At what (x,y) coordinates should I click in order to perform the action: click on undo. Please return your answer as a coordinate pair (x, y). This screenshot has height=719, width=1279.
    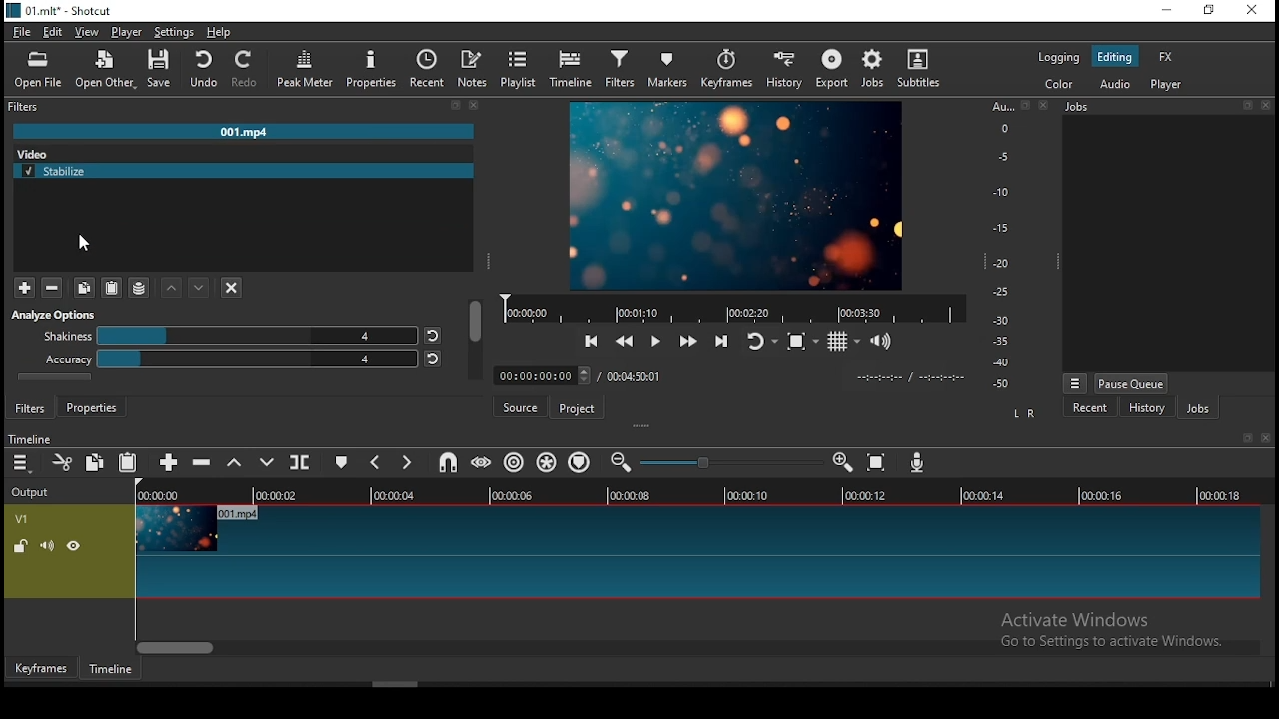
    Looking at the image, I should click on (208, 70).